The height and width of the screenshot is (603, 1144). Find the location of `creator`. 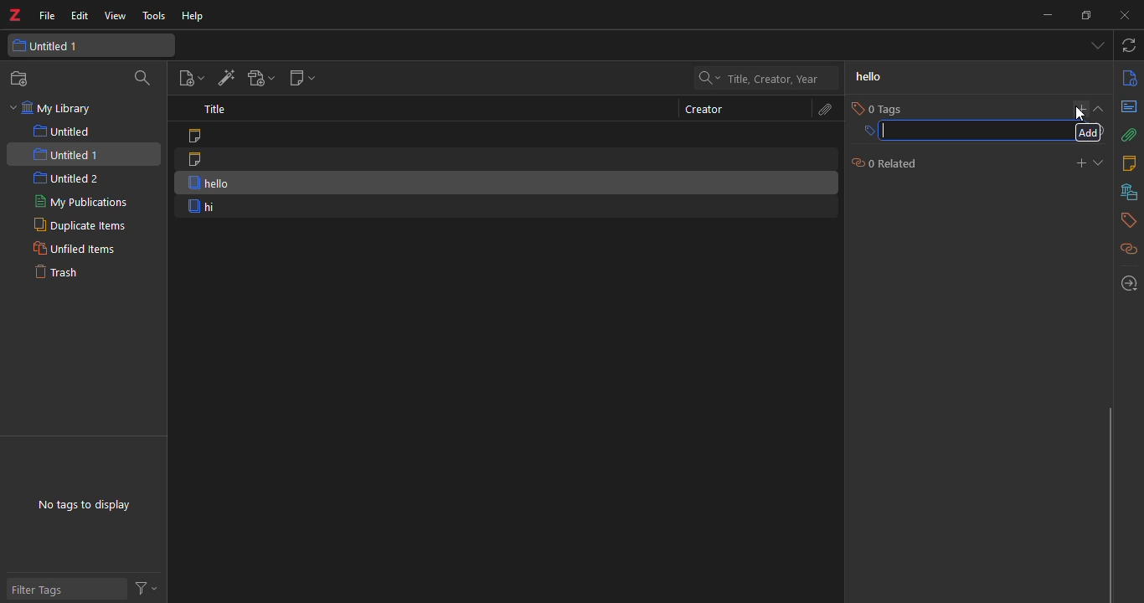

creator is located at coordinates (698, 109).